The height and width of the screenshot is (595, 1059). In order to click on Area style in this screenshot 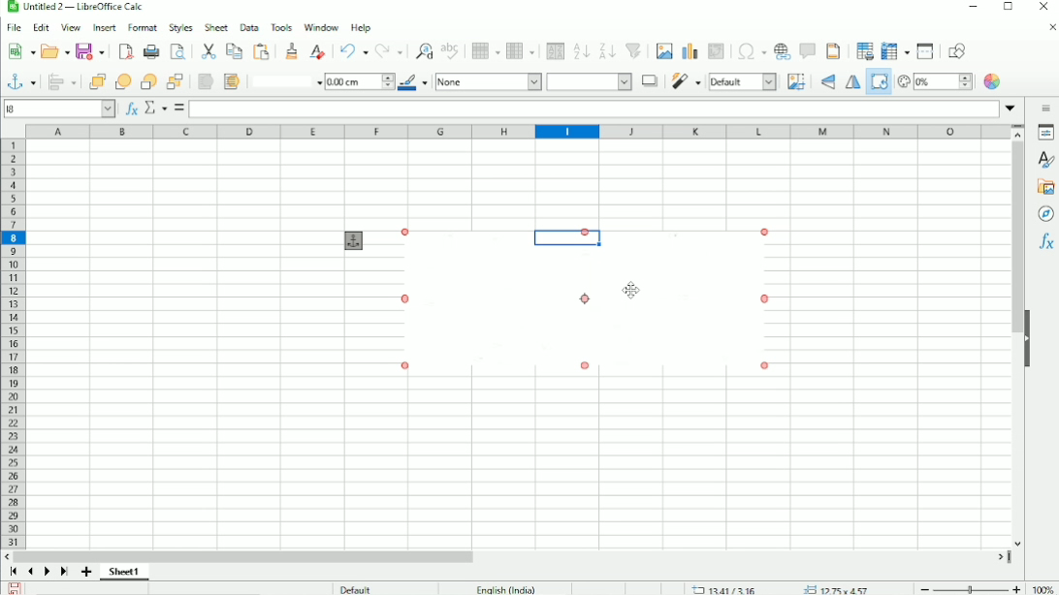, I will do `click(590, 81)`.